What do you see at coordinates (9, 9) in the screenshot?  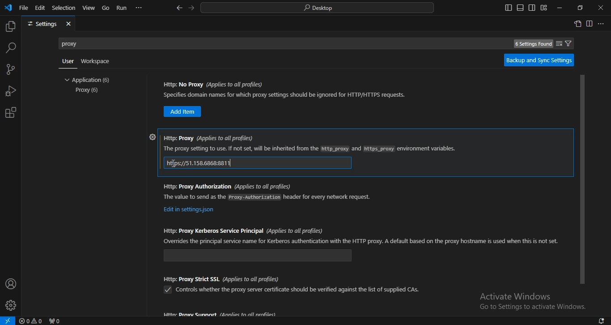 I see `icon` at bounding box center [9, 9].